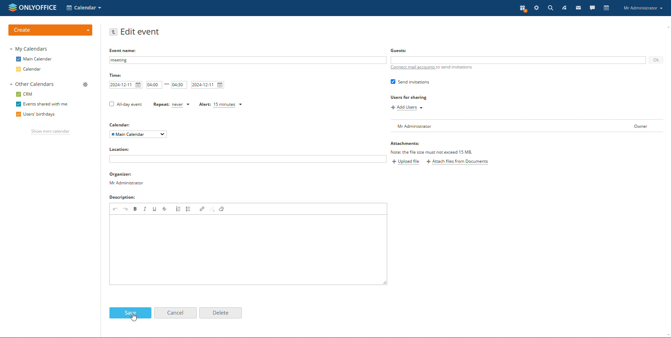 The image size is (671, 338). I want to click on start time, so click(154, 85).